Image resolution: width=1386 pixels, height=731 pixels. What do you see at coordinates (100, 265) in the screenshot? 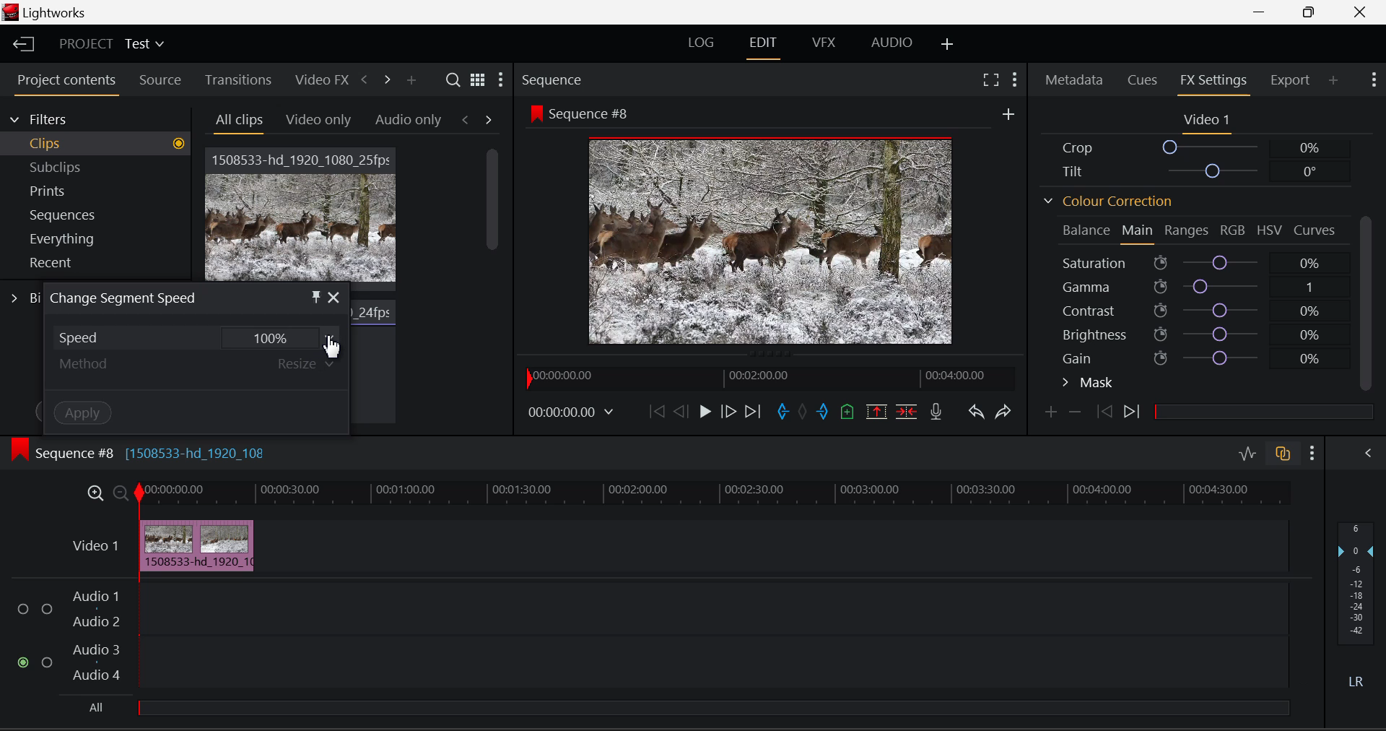
I see `Recent` at bounding box center [100, 265].